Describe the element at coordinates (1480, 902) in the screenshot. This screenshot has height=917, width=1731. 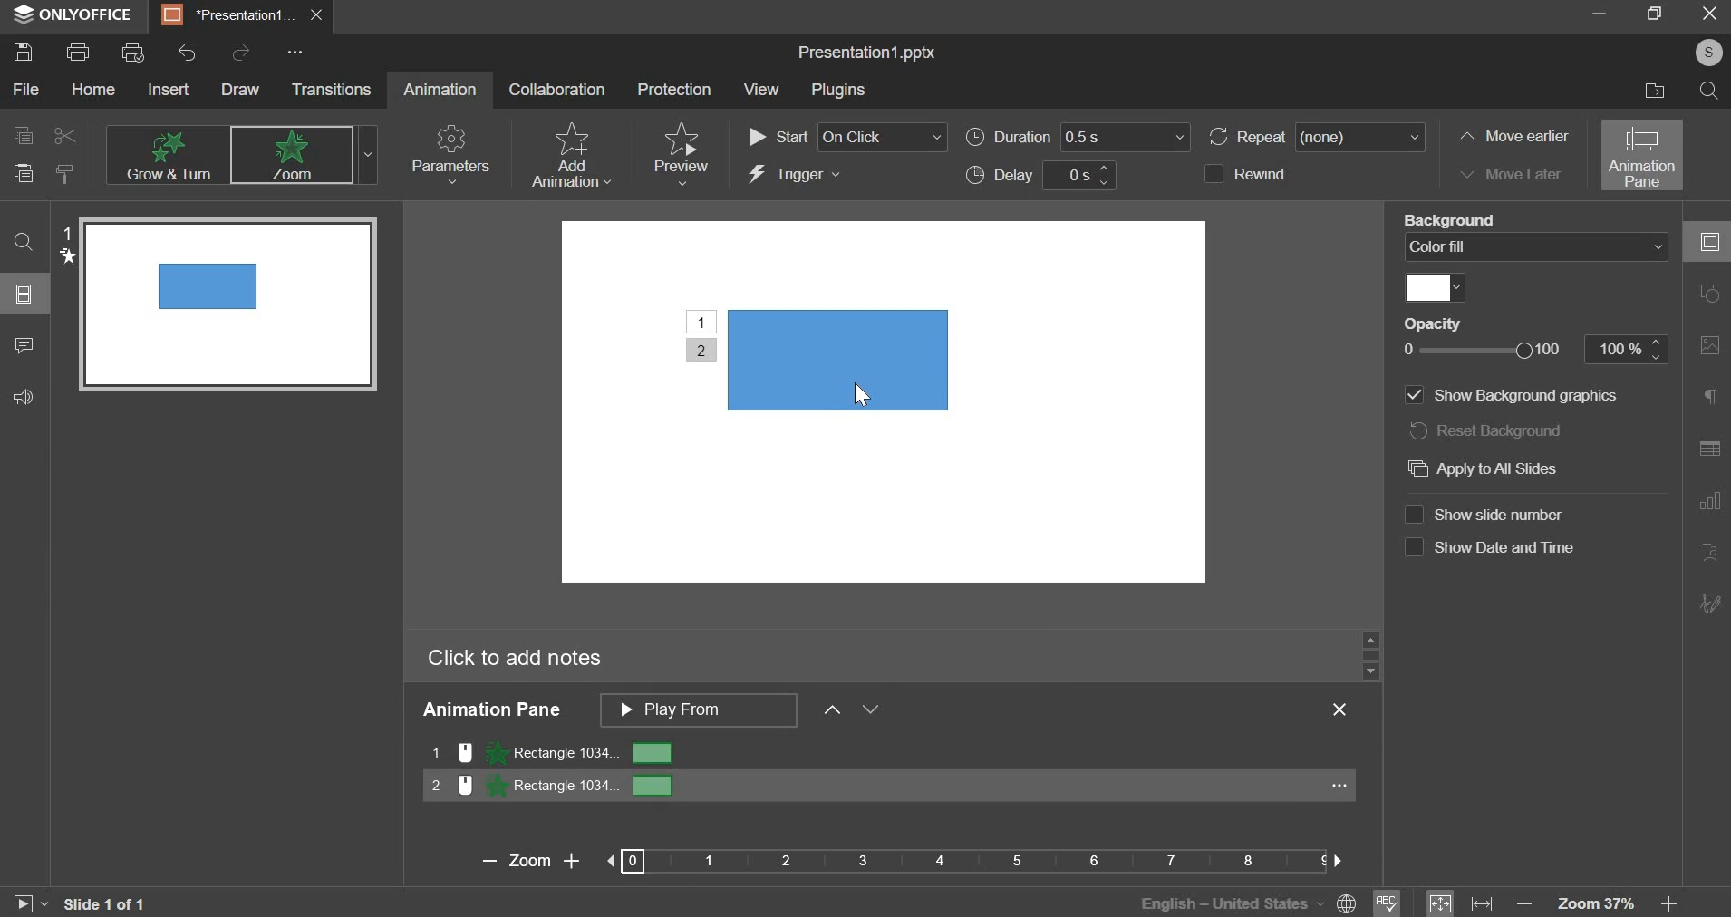
I see `fit to width` at that location.